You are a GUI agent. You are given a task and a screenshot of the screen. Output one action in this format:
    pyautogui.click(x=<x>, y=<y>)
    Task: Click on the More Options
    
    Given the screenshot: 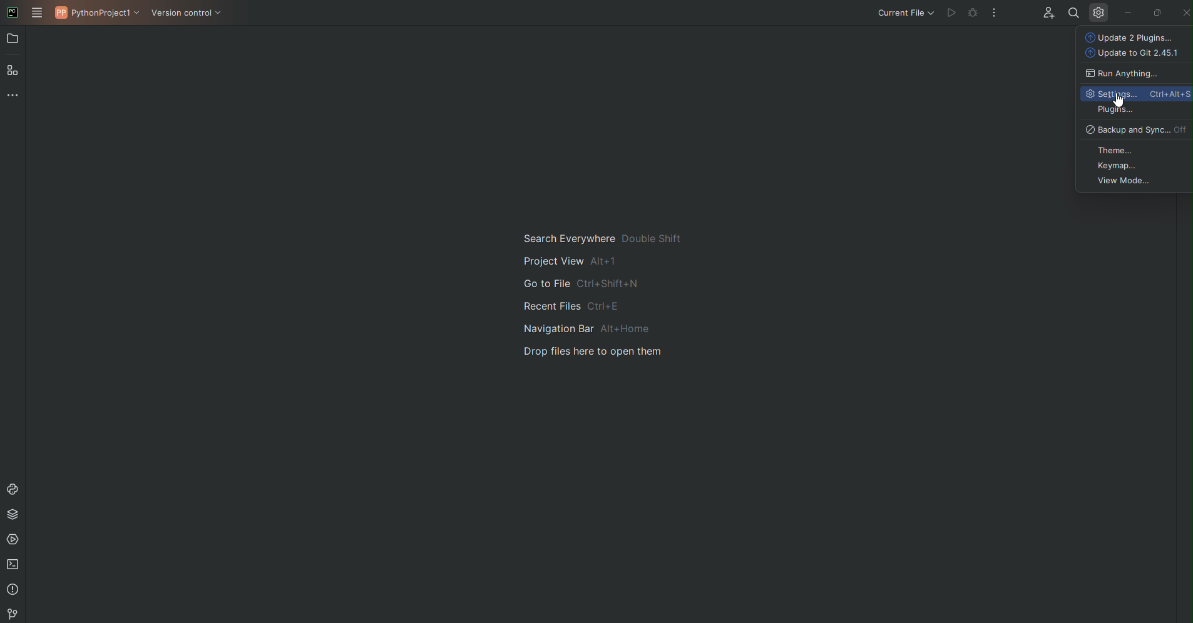 What is the action you would take?
    pyautogui.click(x=993, y=14)
    